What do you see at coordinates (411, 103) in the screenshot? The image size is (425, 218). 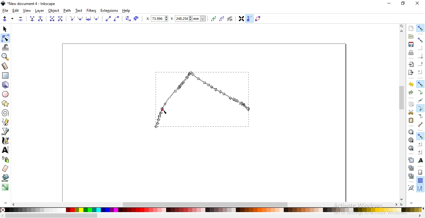 I see `copy` at bounding box center [411, 103].